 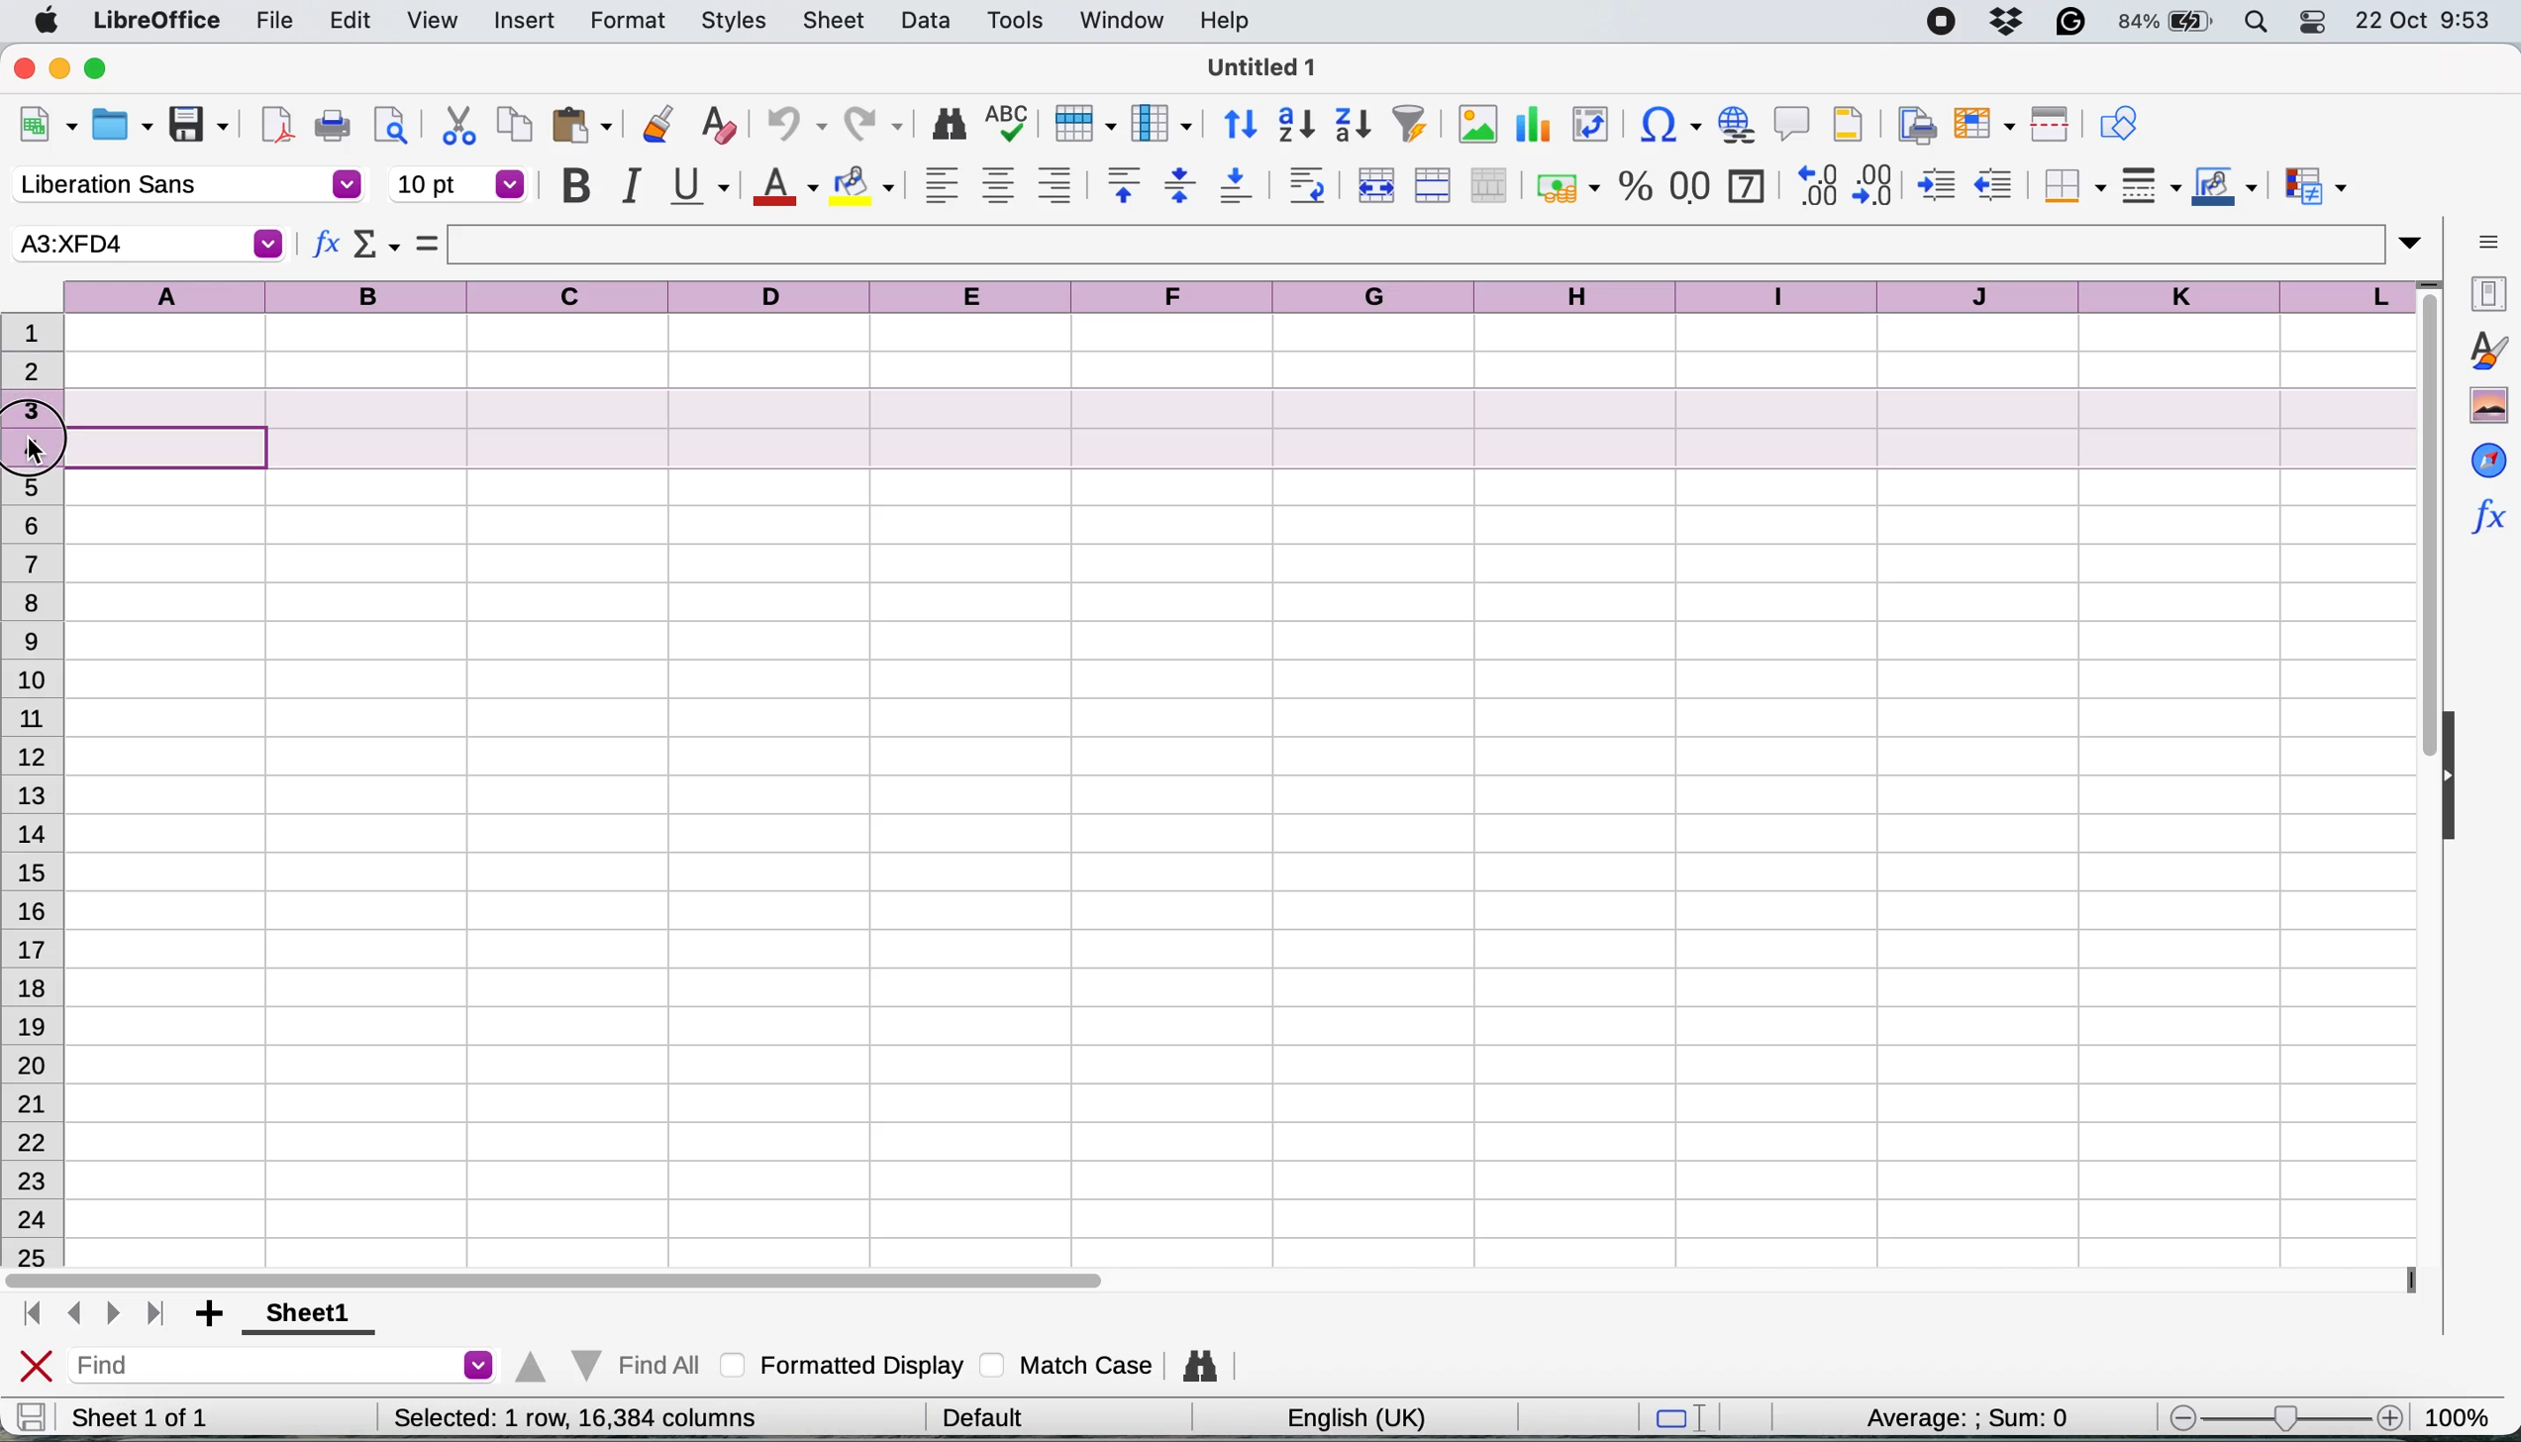 I want to click on sheet 1 of 1, so click(x=141, y=1417).